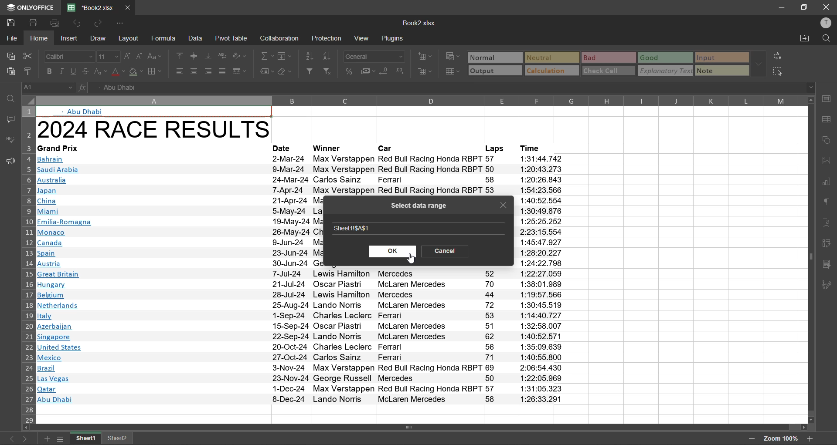 The image size is (837, 445). What do you see at coordinates (267, 55) in the screenshot?
I see `summation` at bounding box center [267, 55].